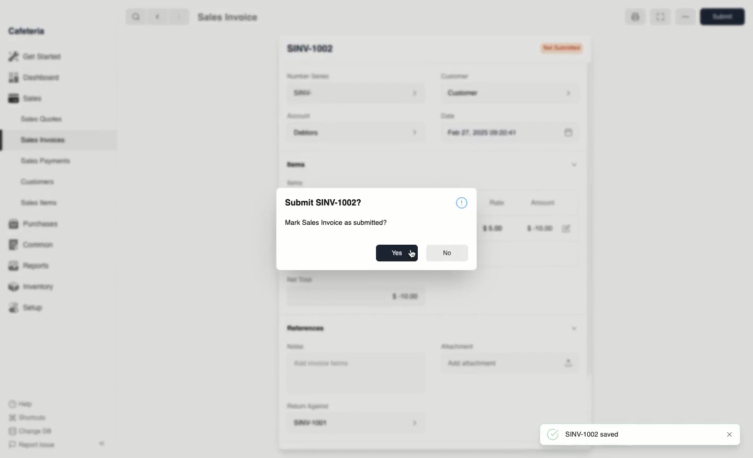 The height and width of the screenshot is (458, 753). I want to click on cursor, so click(415, 255).